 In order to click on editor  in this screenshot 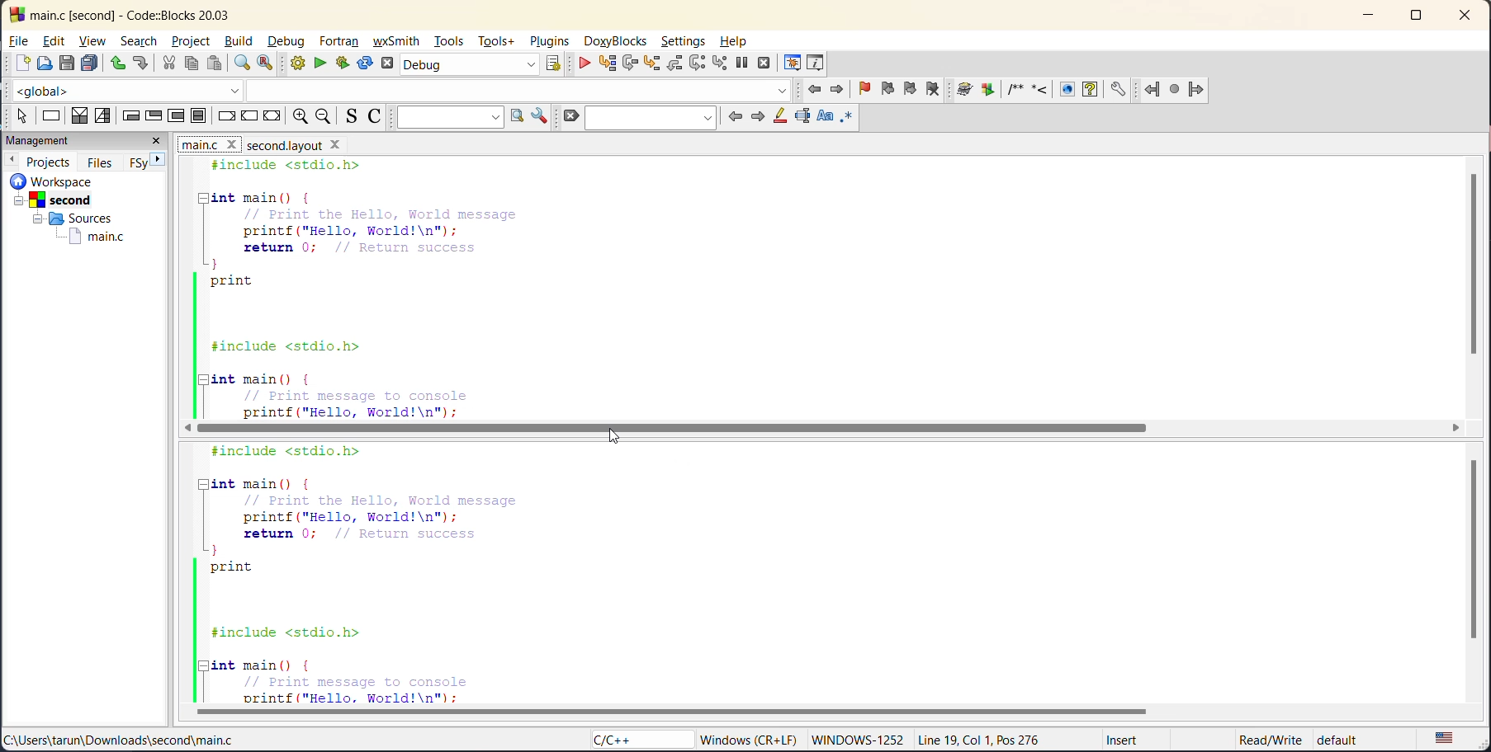, I will do `click(803, 572)`.